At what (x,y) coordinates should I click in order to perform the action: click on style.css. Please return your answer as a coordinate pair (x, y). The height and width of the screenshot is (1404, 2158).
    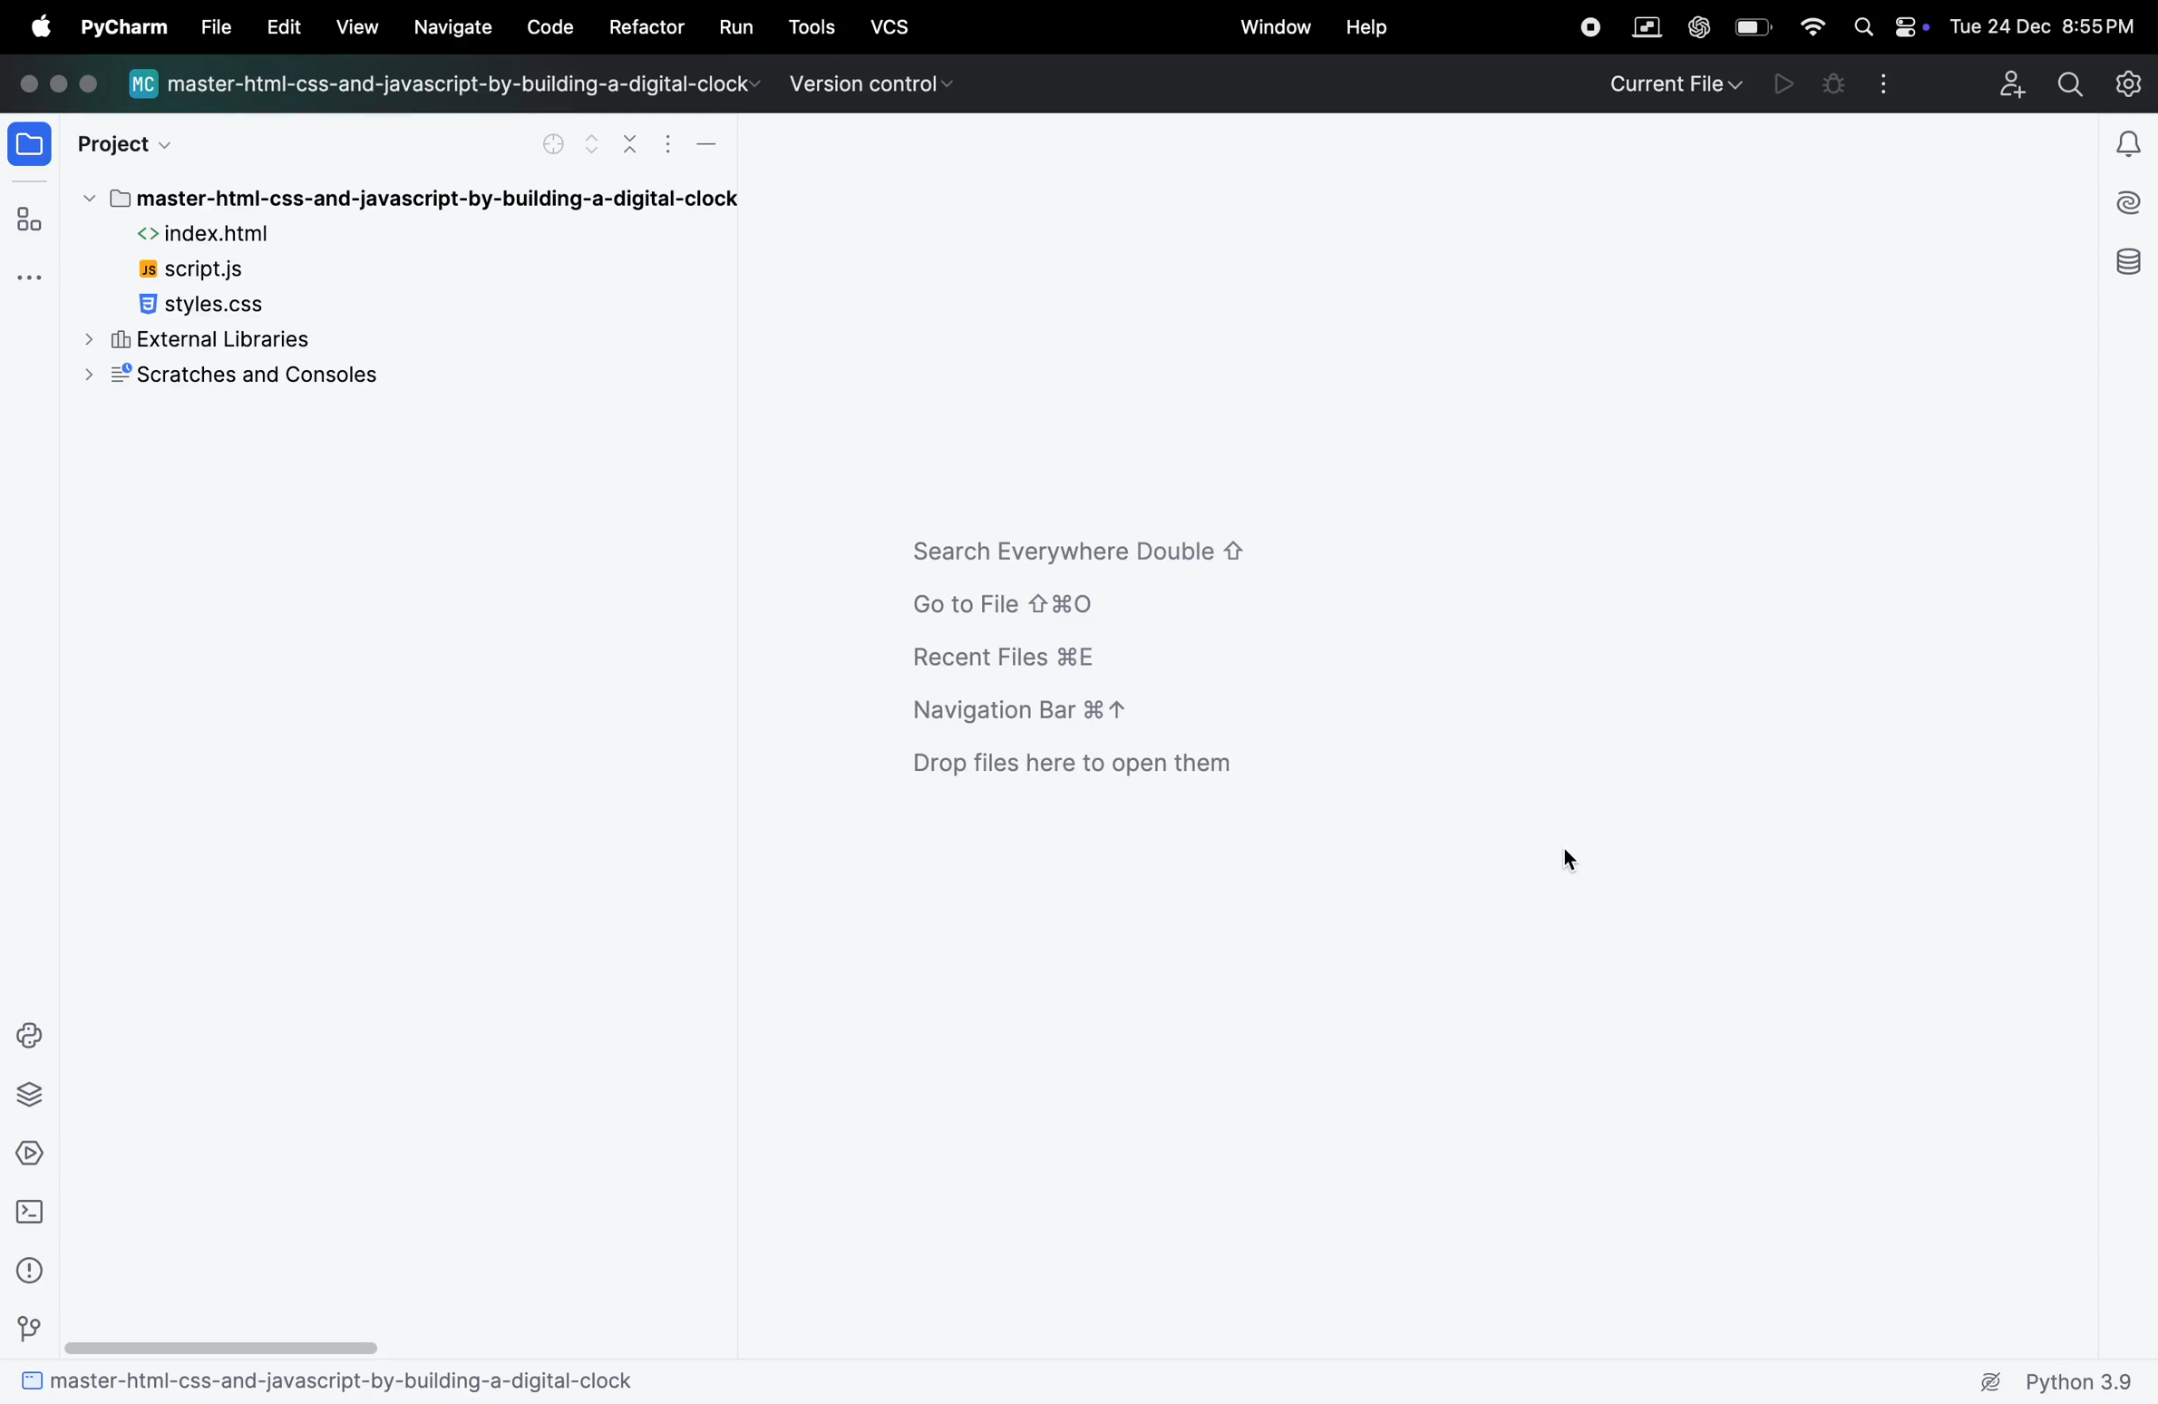
    Looking at the image, I should click on (228, 304).